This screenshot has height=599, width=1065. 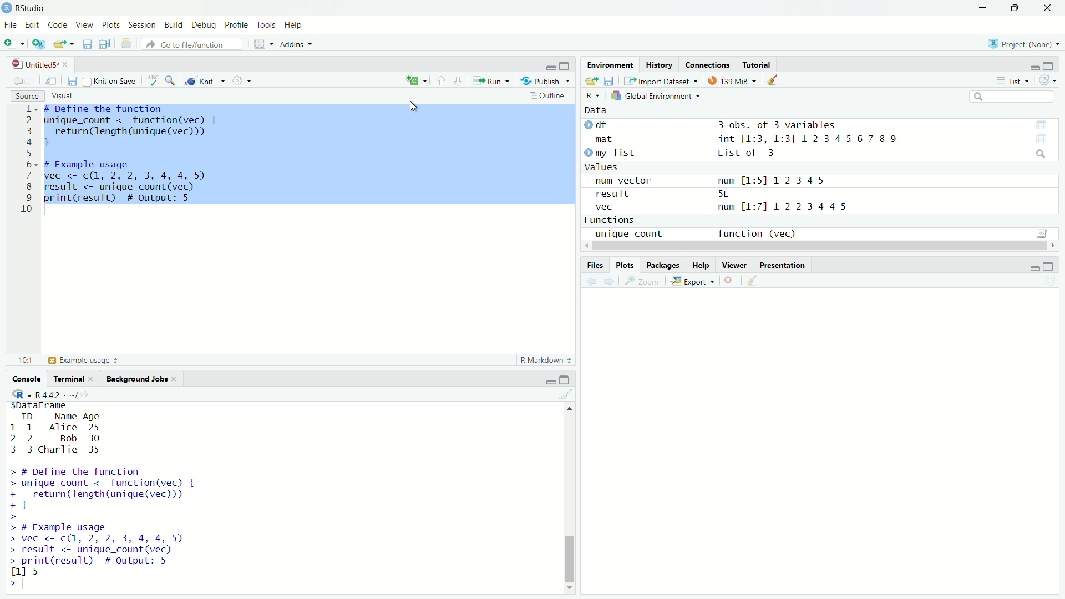 What do you see at coordinates (645, 281) in the screenshot?
I see `Zoom` at bounding box center [645, 281].